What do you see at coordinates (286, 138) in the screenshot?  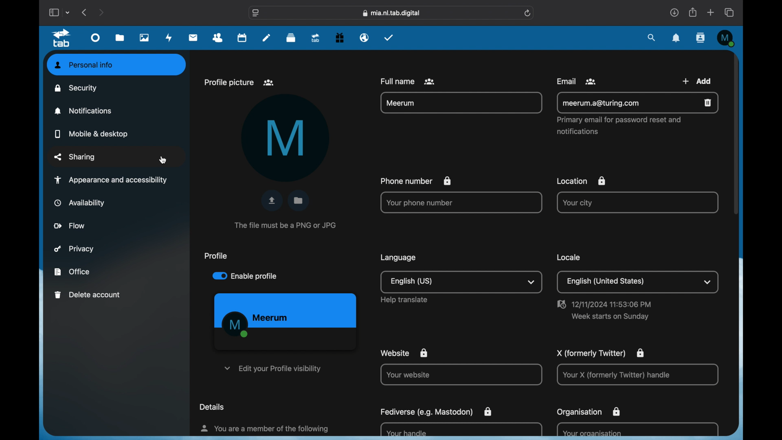 I see `M` at bounding box center [286, 138].